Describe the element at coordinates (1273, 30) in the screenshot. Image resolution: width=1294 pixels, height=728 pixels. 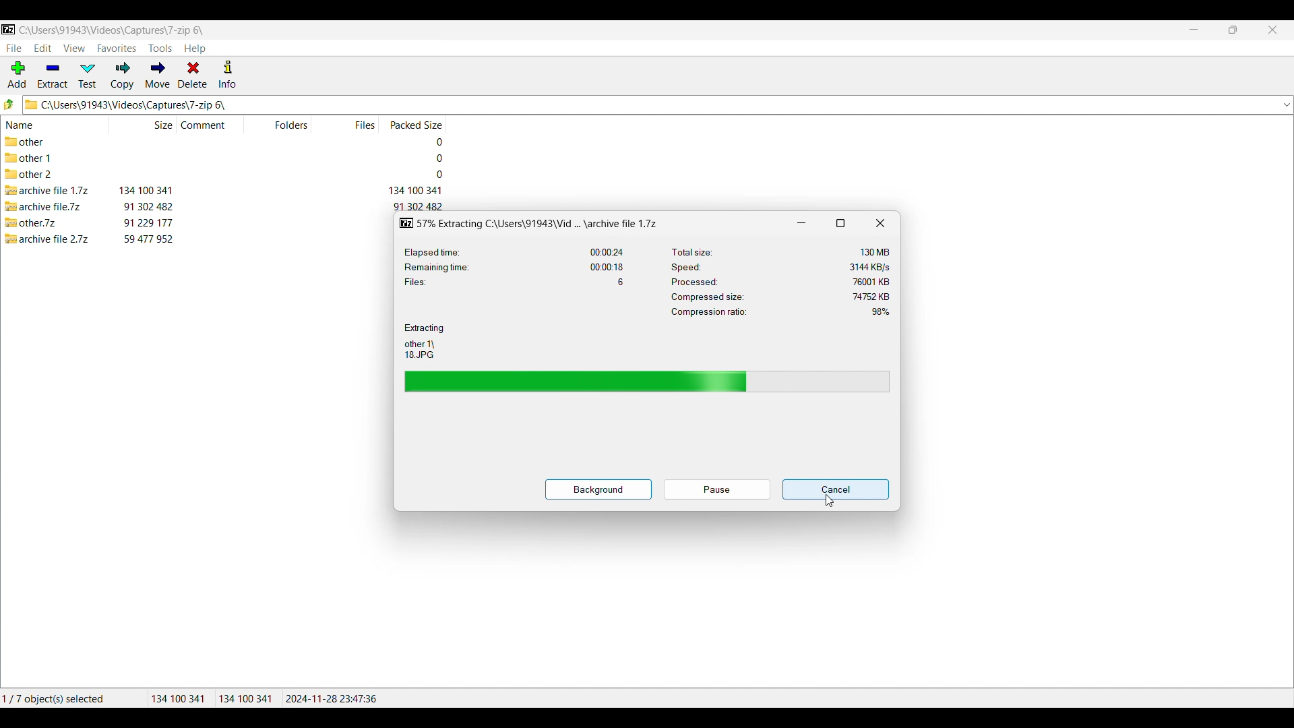
I see `Close interface` at that location.